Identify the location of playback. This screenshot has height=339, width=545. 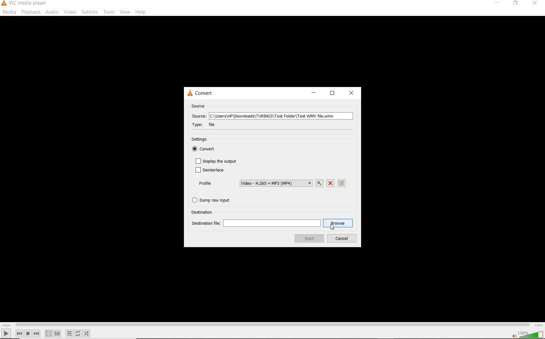
(31, 12).